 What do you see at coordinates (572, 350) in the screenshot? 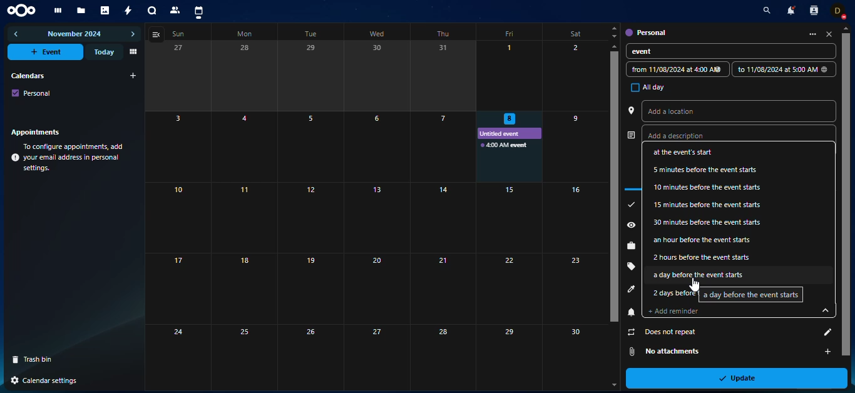
I see `30` at bounding box center [572, 350].